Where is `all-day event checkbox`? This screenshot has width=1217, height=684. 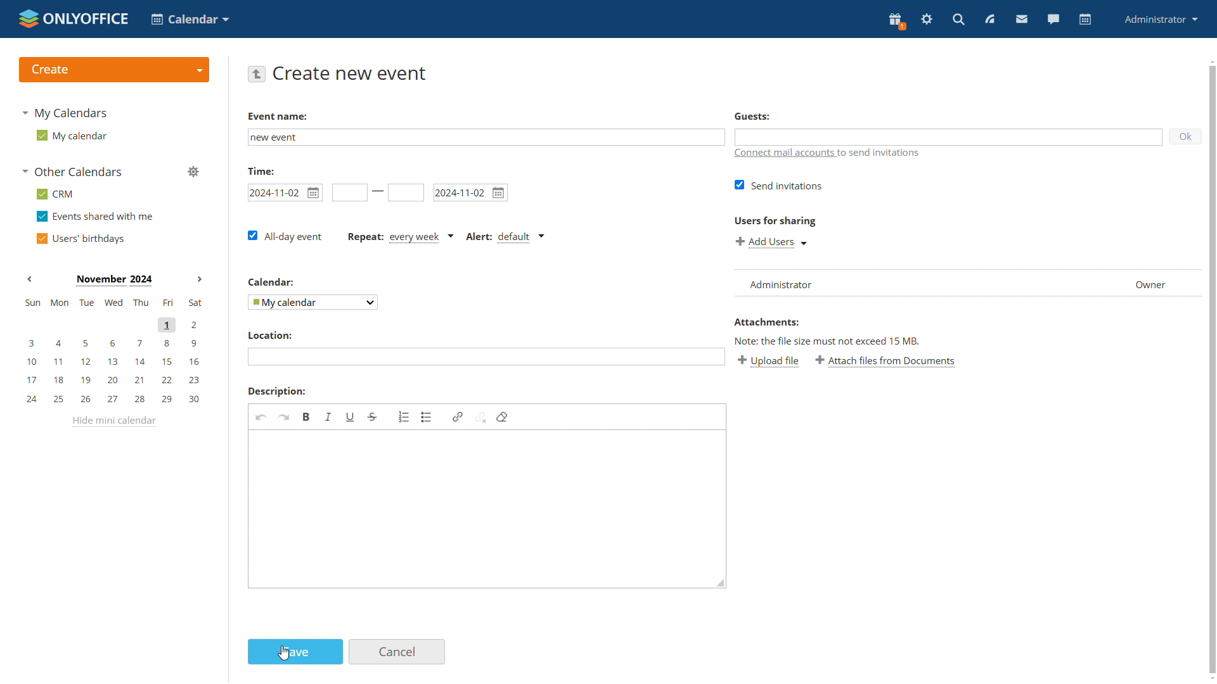
all-day event checkbox is located at coordinates (287, 236).